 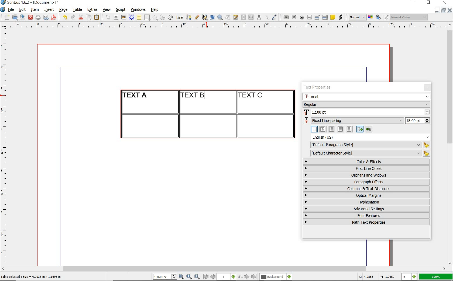 What do you see at coordinates (266, 17) in the screenshot?
I see `copy item properties` at bounding box center [266, 17].